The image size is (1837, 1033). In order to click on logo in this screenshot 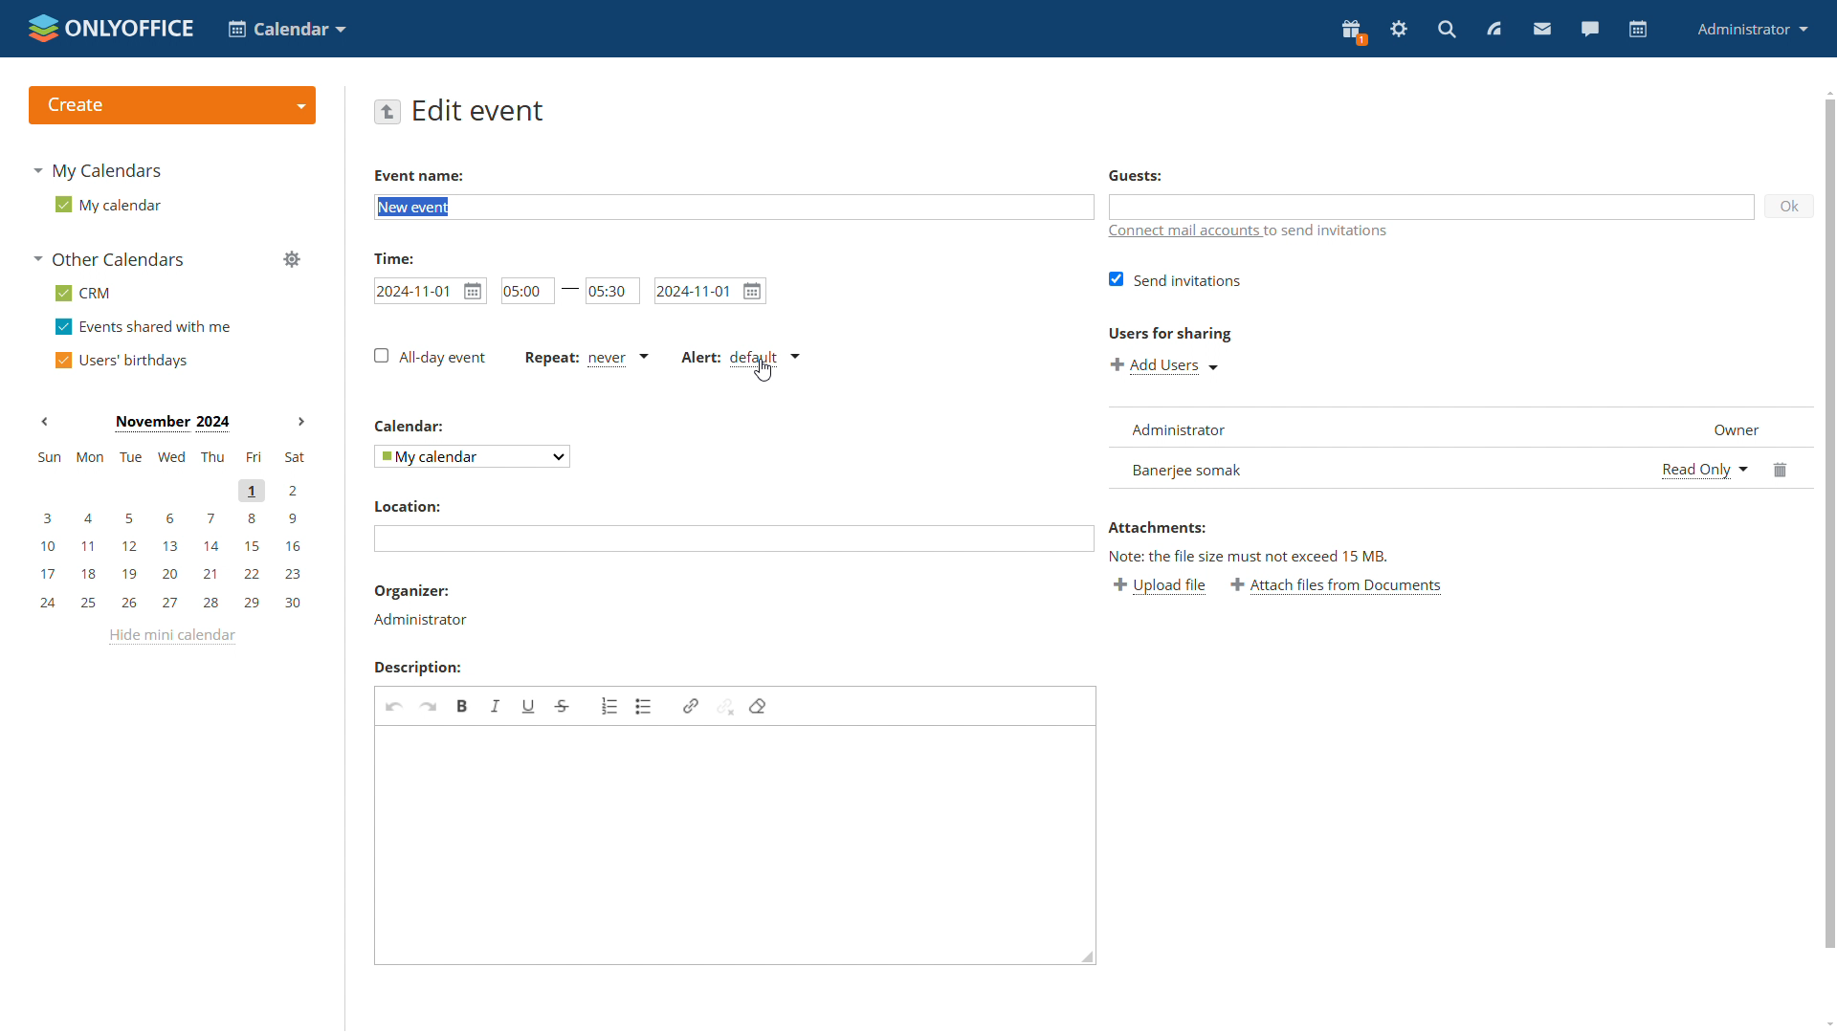, I will do `click(112, 29)`.